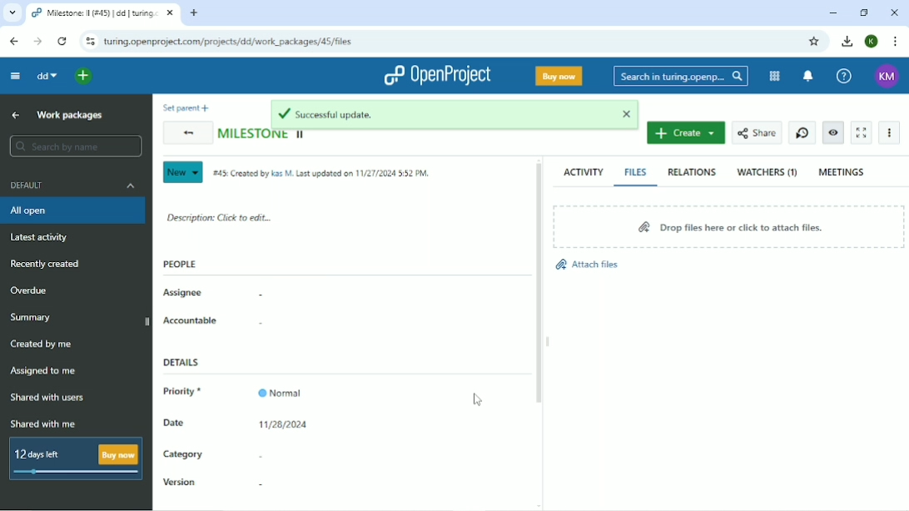 This screenshot has width=909, height=511. What do you see at coordinates (456, 115) in the screenshot?
I see `Successful update` at bounding box center [456, 115].